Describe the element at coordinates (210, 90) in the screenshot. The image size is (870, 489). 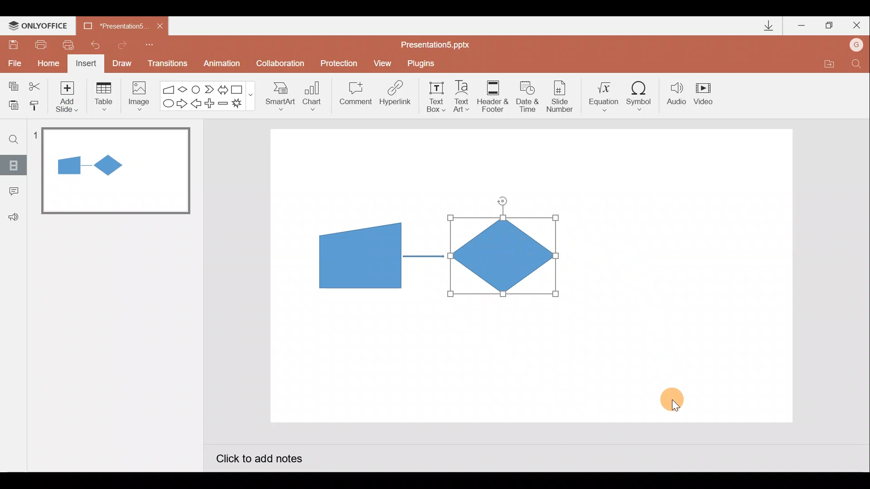
I see `Chevron` at that location.